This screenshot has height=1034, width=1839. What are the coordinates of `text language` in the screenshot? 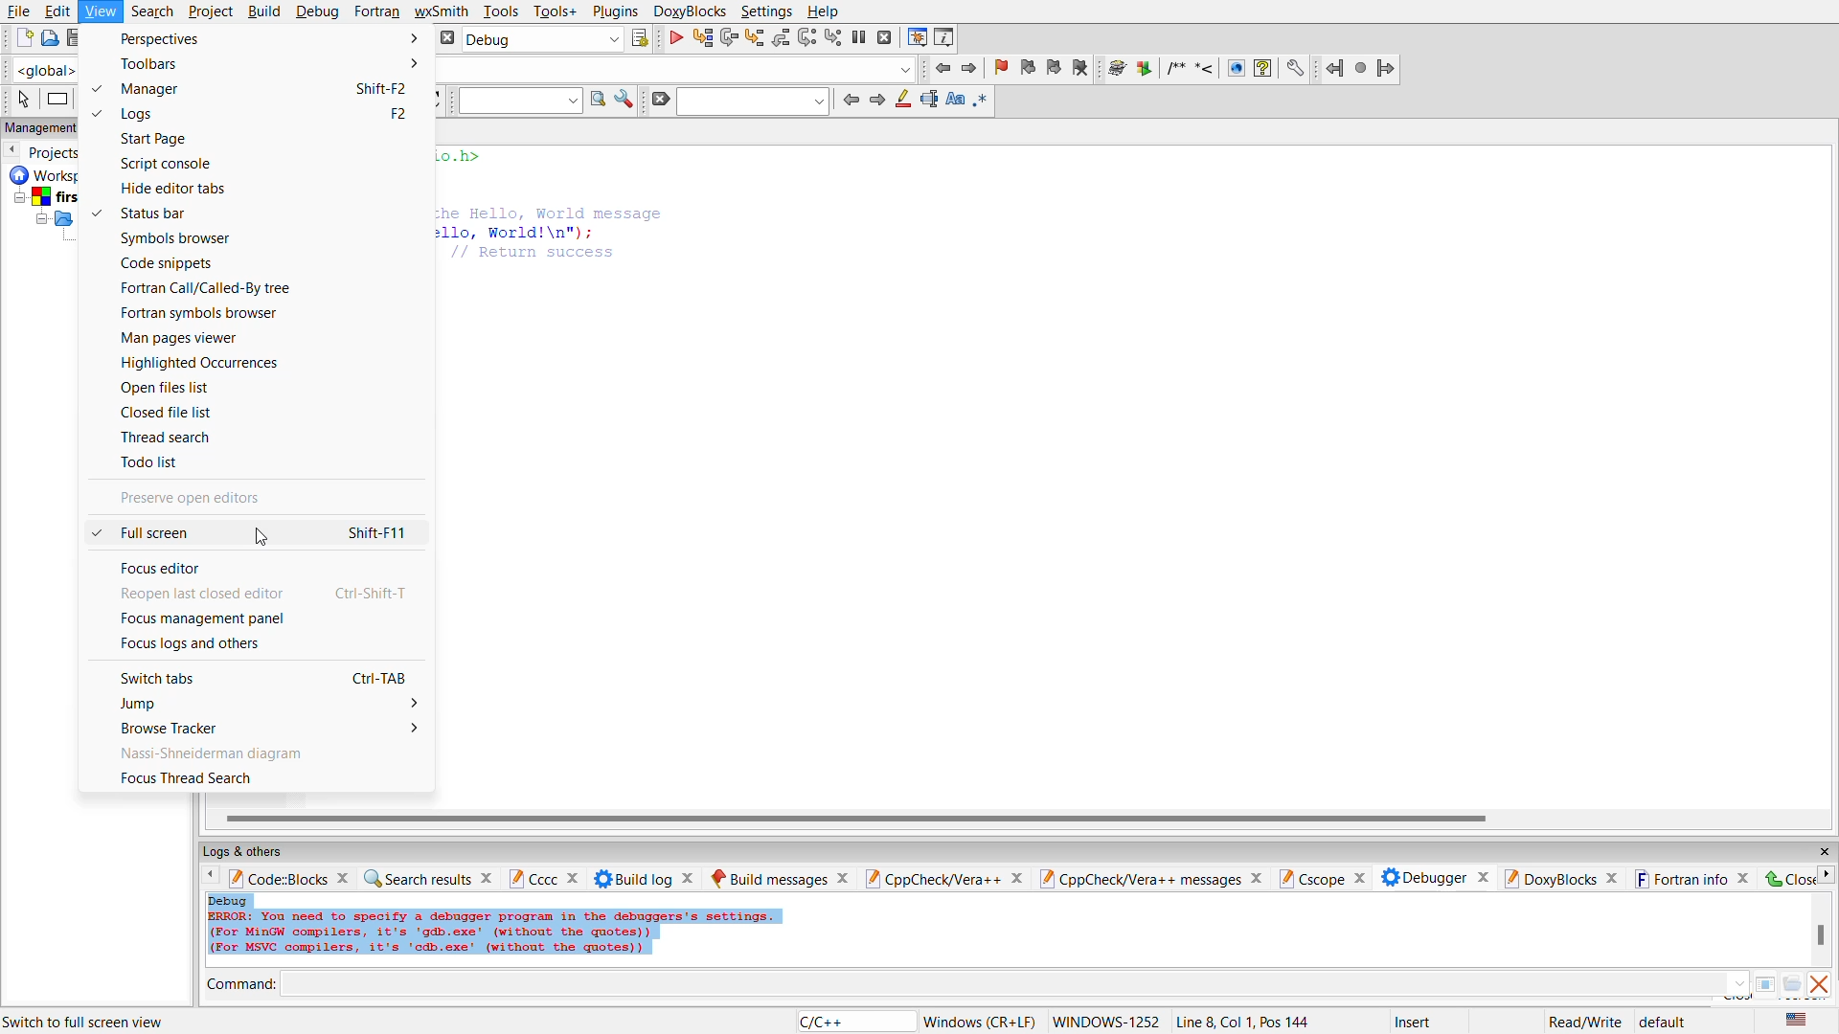 It's located at (1800, 1020).